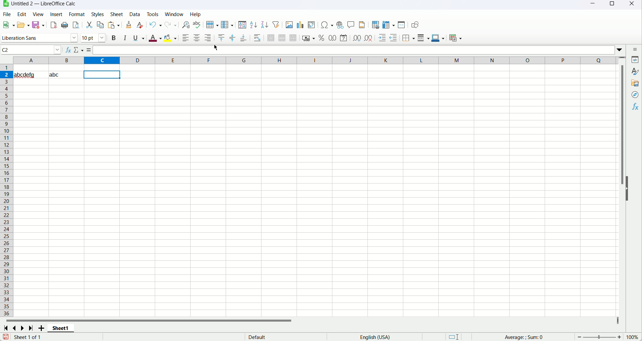  What do you see at coordinates (171, 25) in the screenshot?
I see `redo` at bounding box center [171, 25].